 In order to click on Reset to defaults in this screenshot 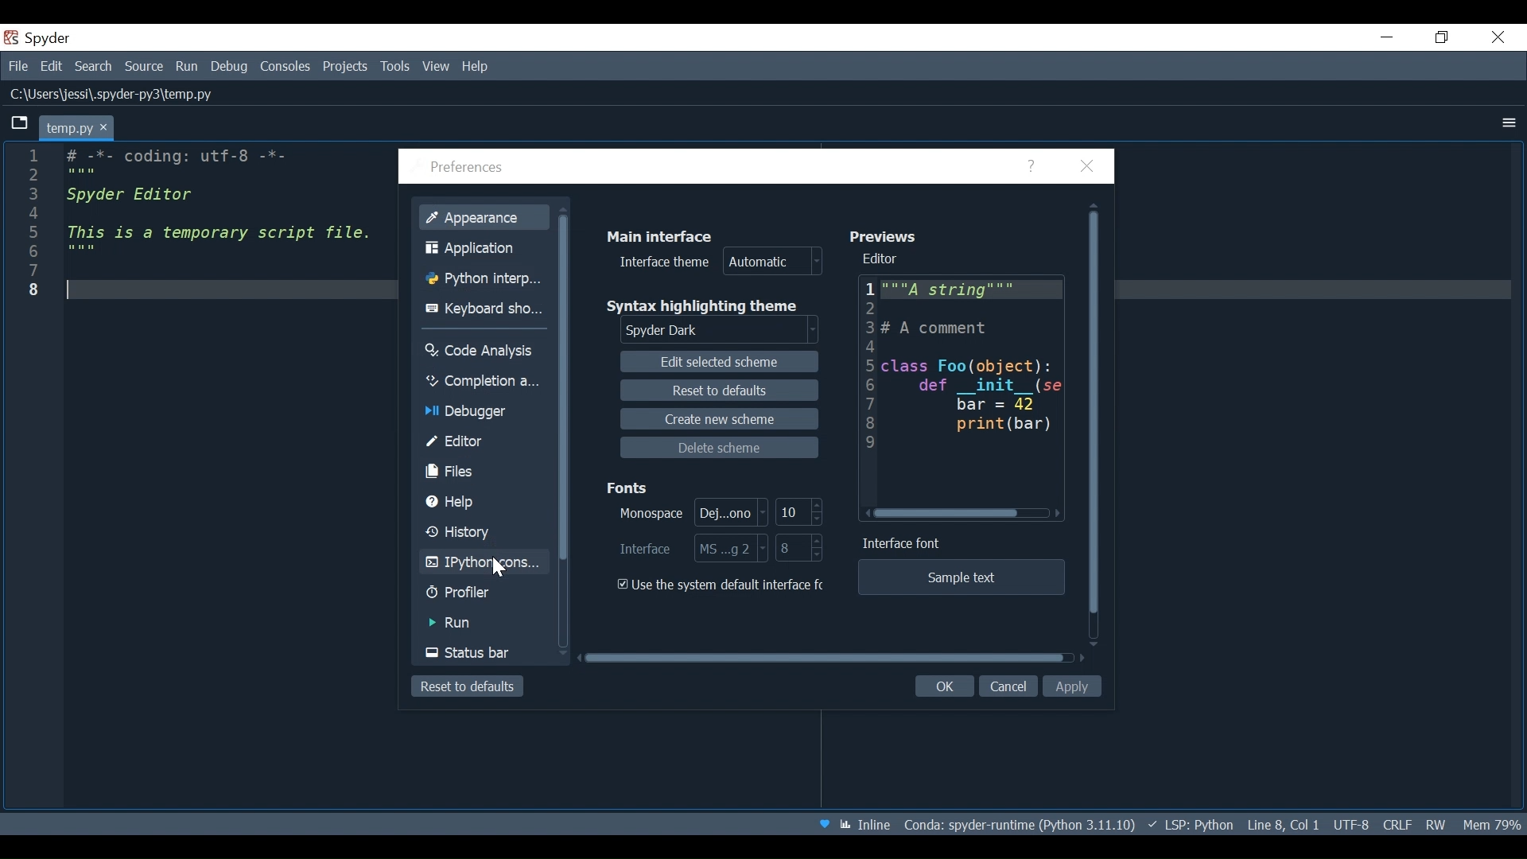, I will do `click(466, 686)`.